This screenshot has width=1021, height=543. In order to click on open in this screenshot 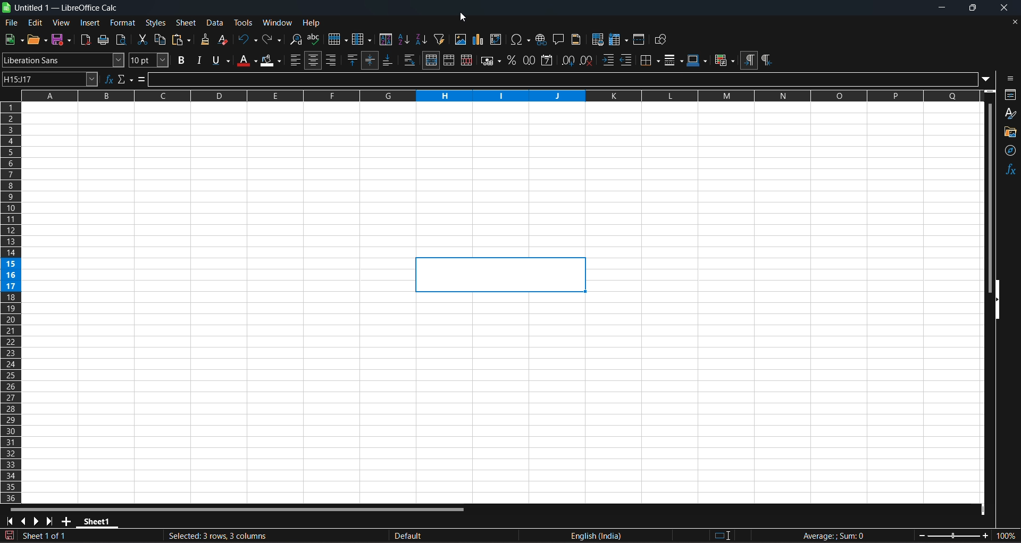, I will do `click(38, 39)`.